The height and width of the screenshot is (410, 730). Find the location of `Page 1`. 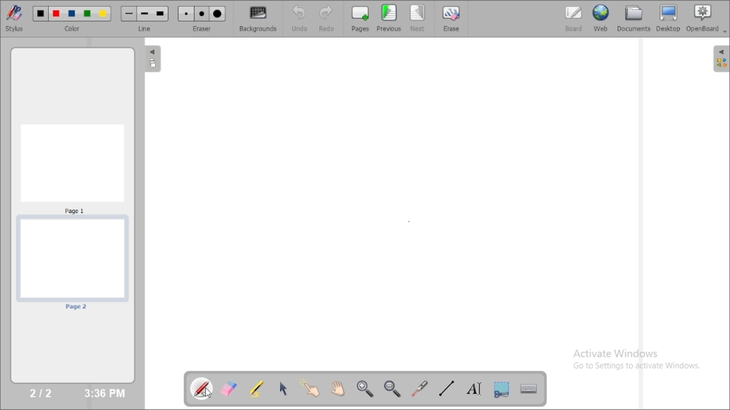

Page 1 is located at coordinates (72, 168).